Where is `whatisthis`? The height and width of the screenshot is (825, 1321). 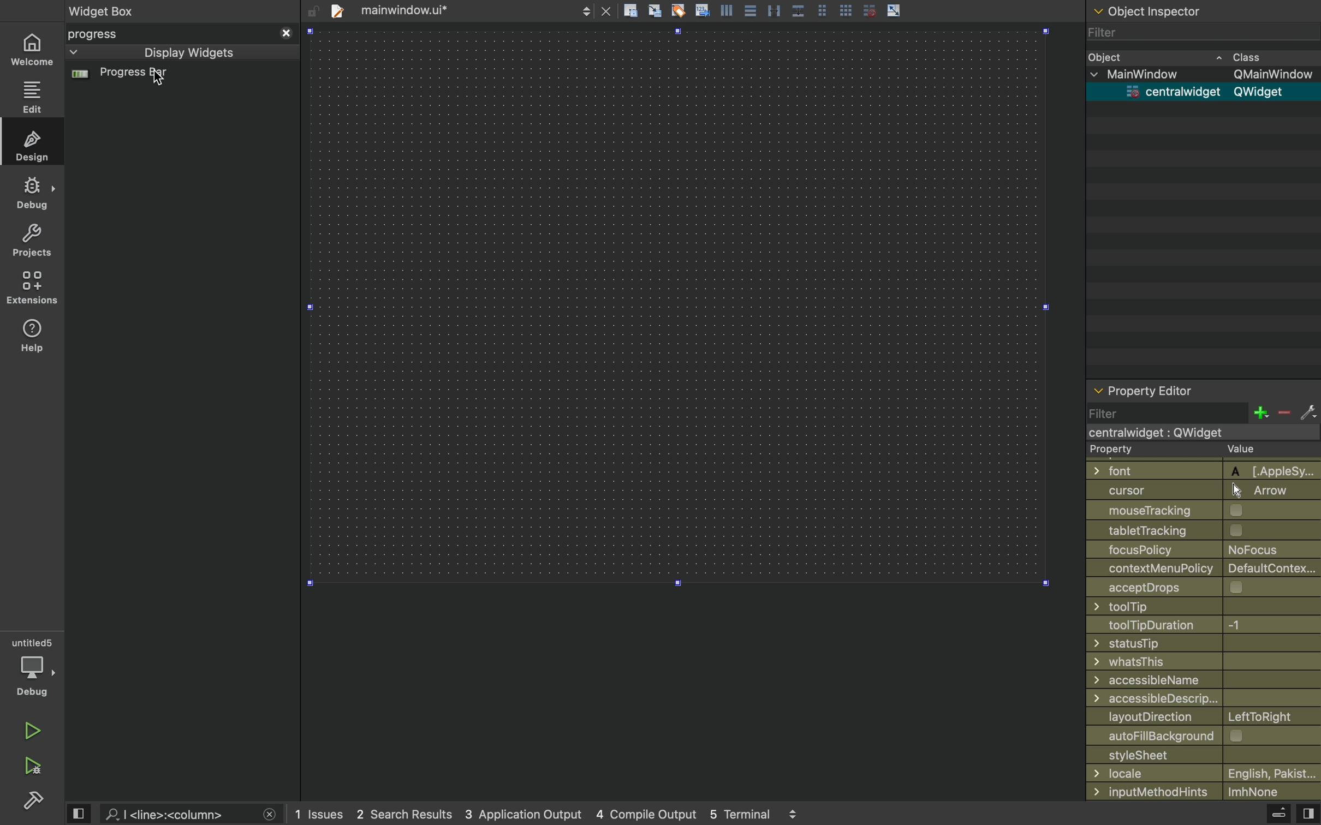
whatisthis is located at coordinates (1194, 662).